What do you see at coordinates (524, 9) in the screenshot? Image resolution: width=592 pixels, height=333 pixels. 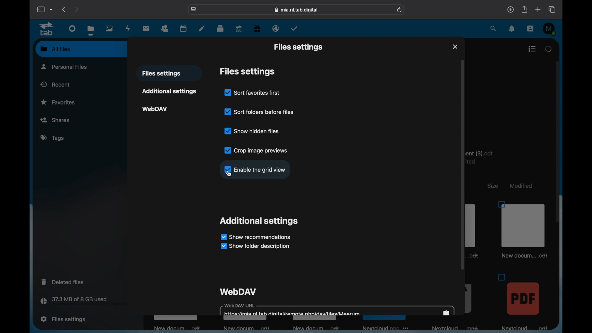 I see `share` at bounding box center [524, 9].